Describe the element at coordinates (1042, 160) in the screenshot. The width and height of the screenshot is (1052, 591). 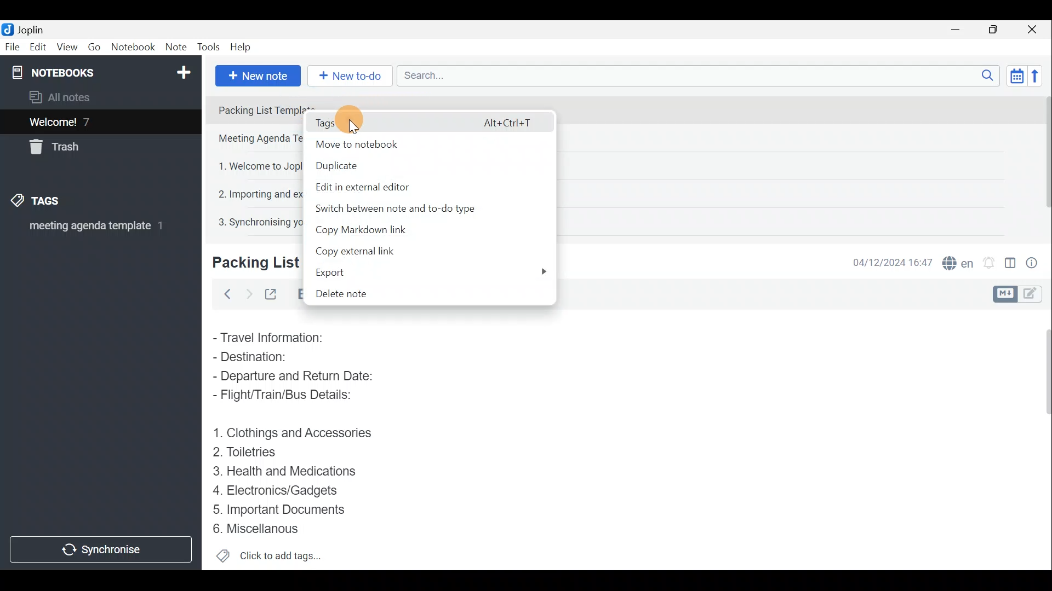
I see `Scroll bar` at that location.